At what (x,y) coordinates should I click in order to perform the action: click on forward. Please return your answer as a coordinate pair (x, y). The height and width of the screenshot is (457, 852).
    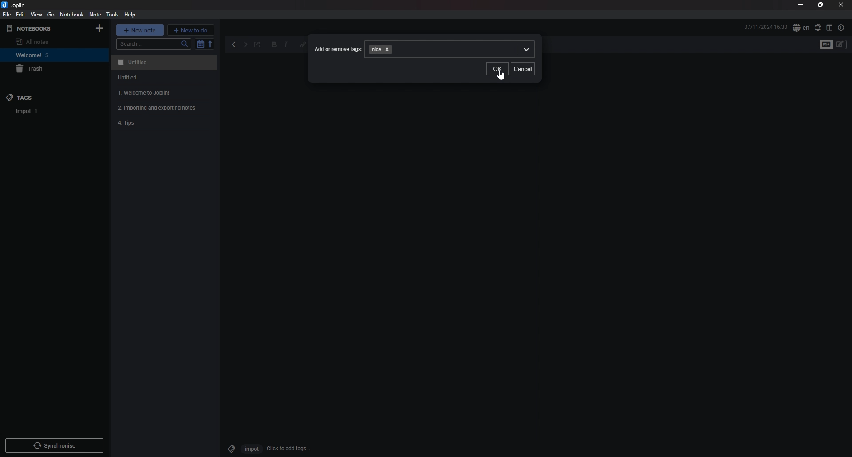
    Looking at the image, I should click on (245, 46).